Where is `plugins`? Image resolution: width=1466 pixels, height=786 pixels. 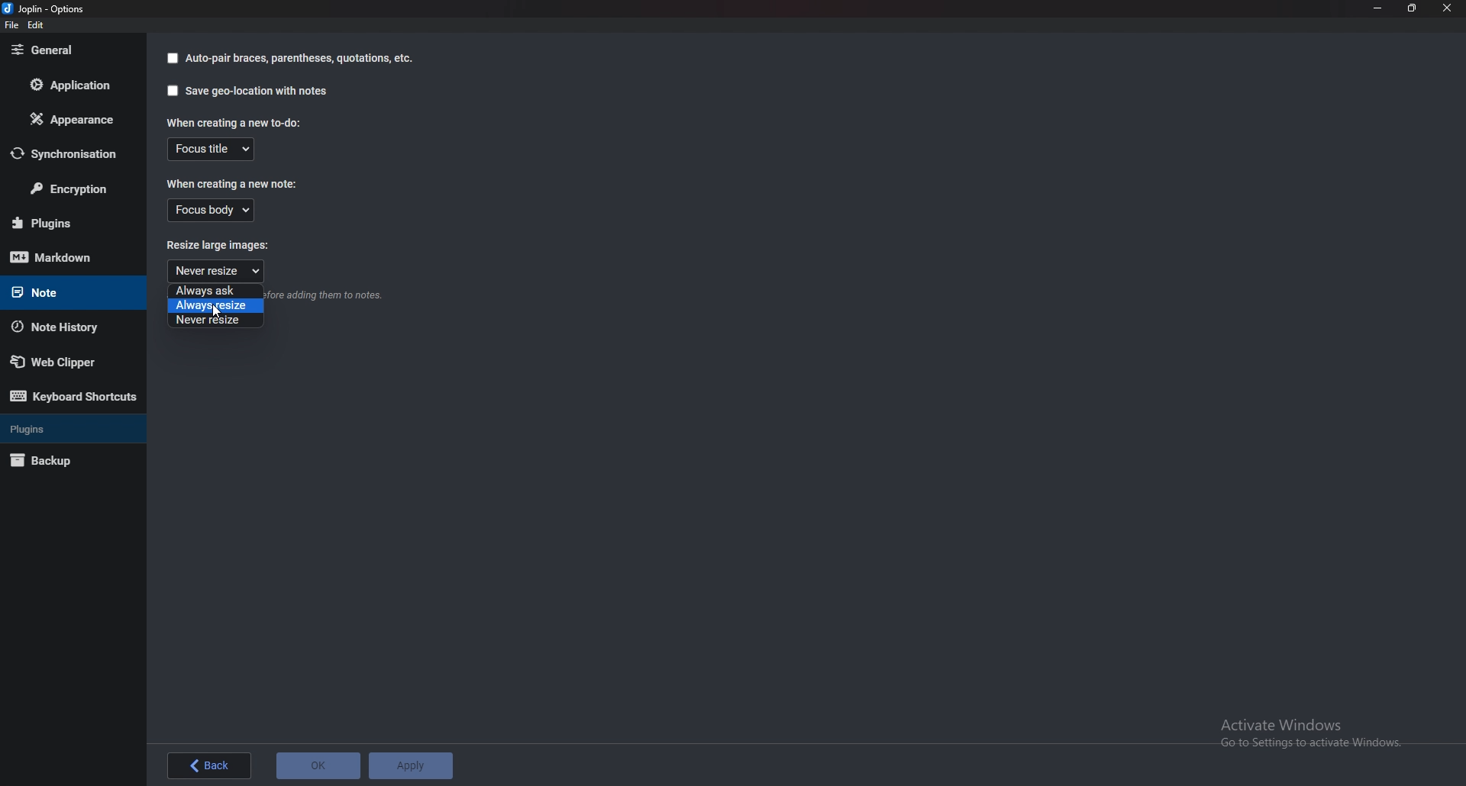
plugins is located at coordinates (63, 429).